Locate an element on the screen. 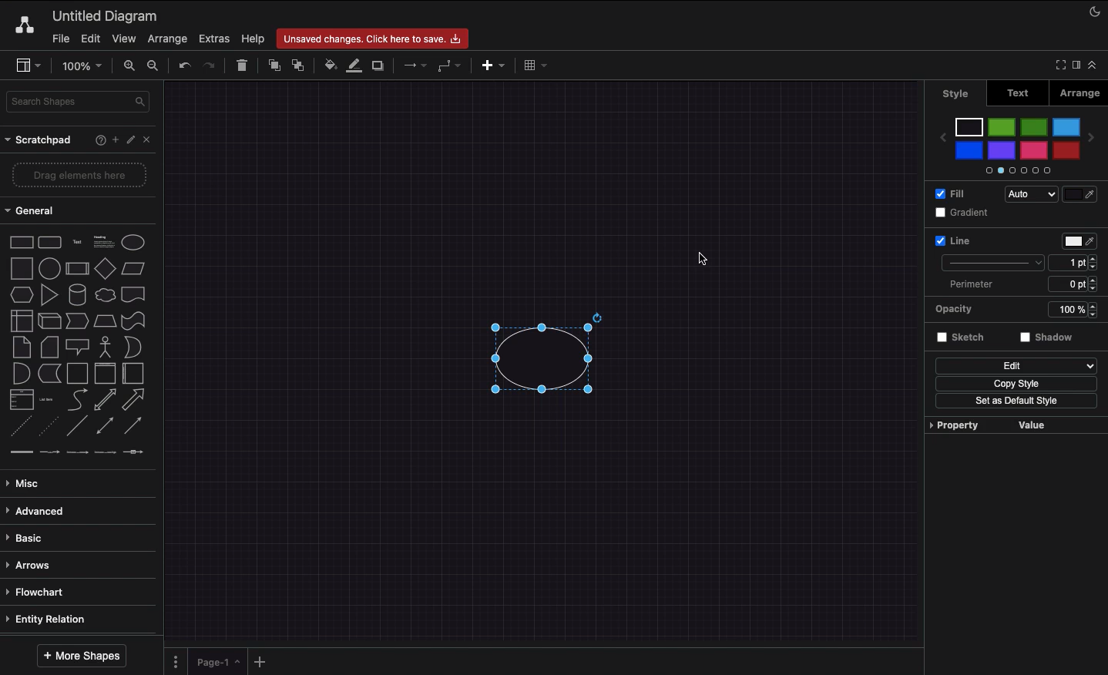  Bidirectional arrow is located at coordinates (105, 399).